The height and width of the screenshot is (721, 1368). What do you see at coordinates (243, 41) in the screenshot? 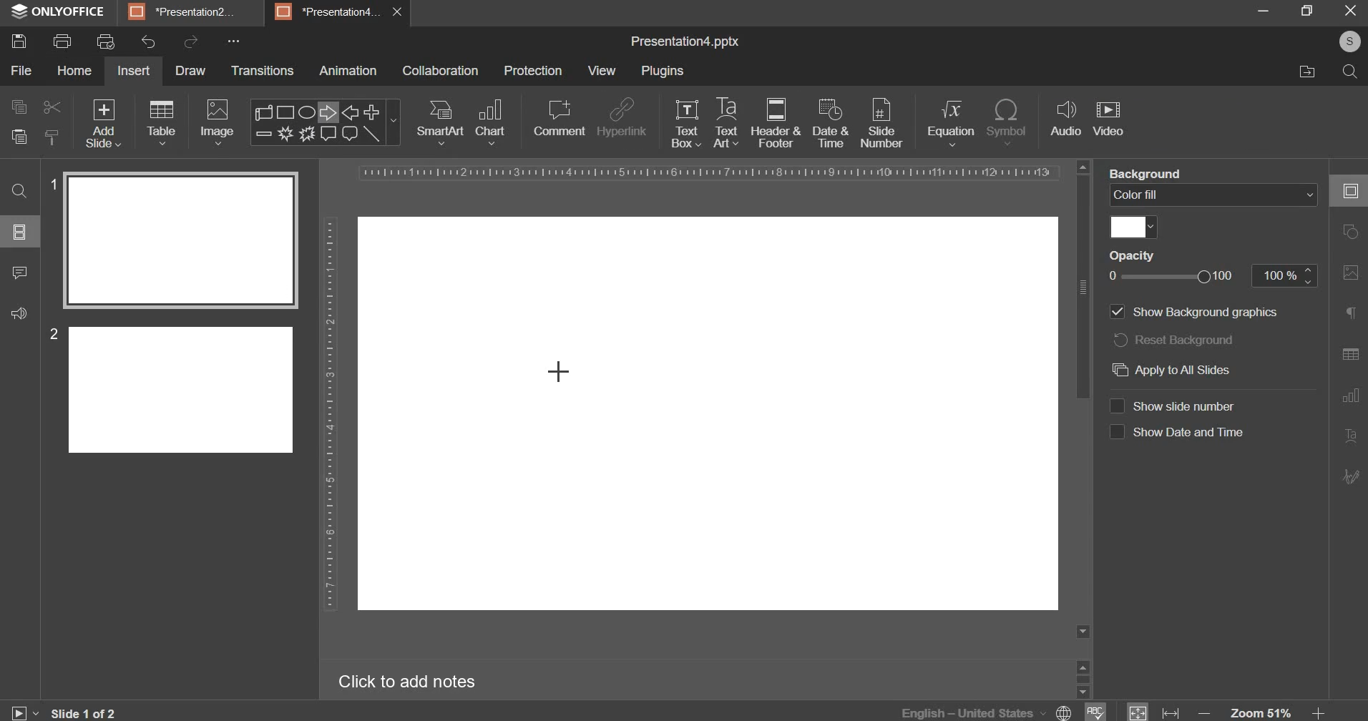
I see `` at bounding box center [243, 41].